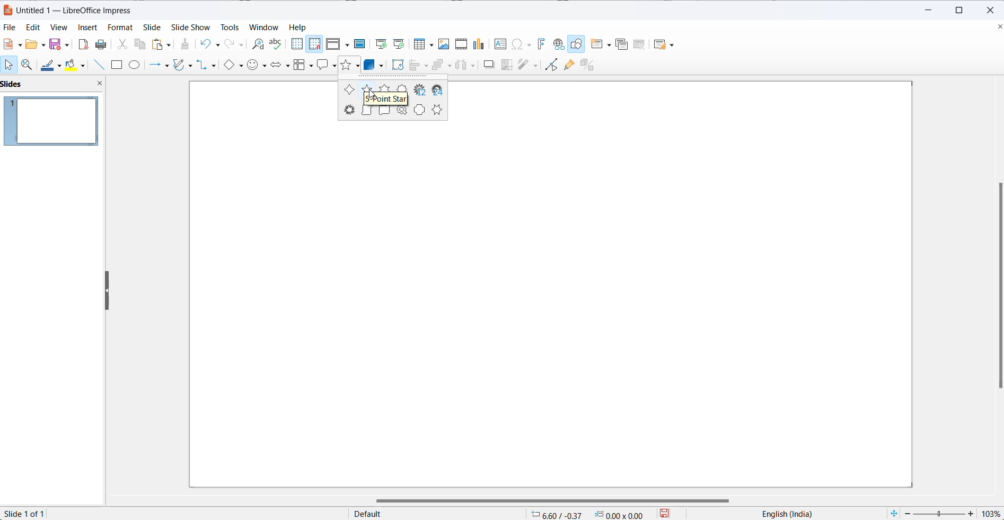 The image size is (1004, 520). Describe the element at coordinates (490, 65) in the screenshot. I see `shadow` at that location.